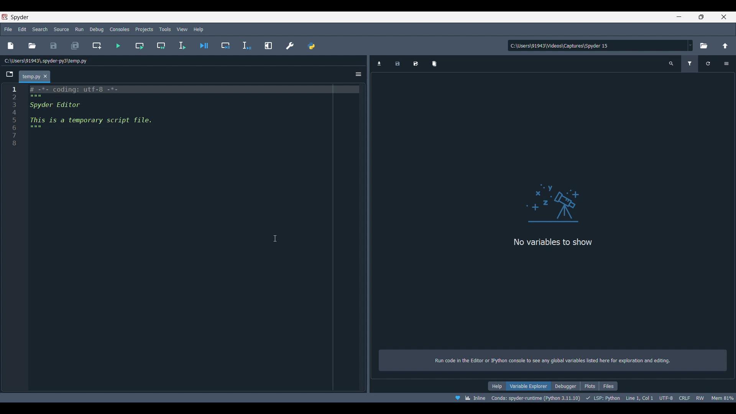 This screenshot has height=414, width=736. Describe the element at coordinates (75, 46) in the screenshot. I see `Save everything` at that location.